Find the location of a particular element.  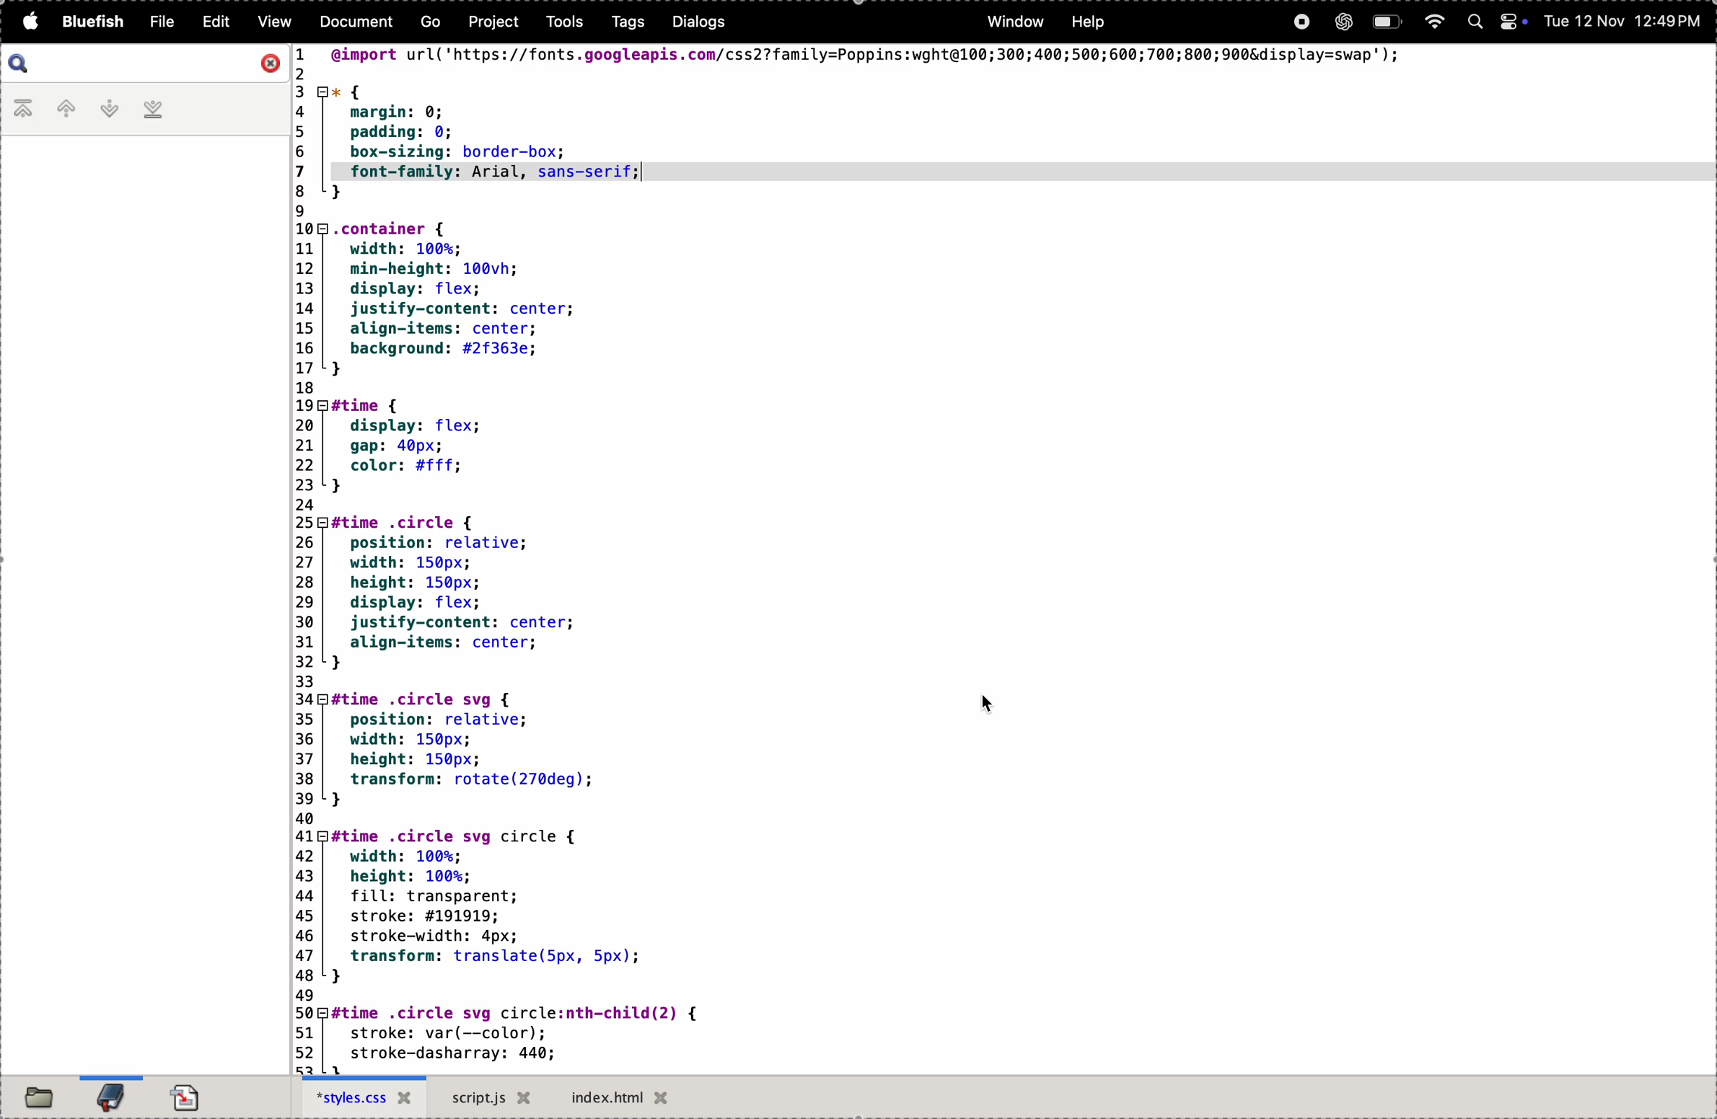

record is located at coordinates (1301, 25).